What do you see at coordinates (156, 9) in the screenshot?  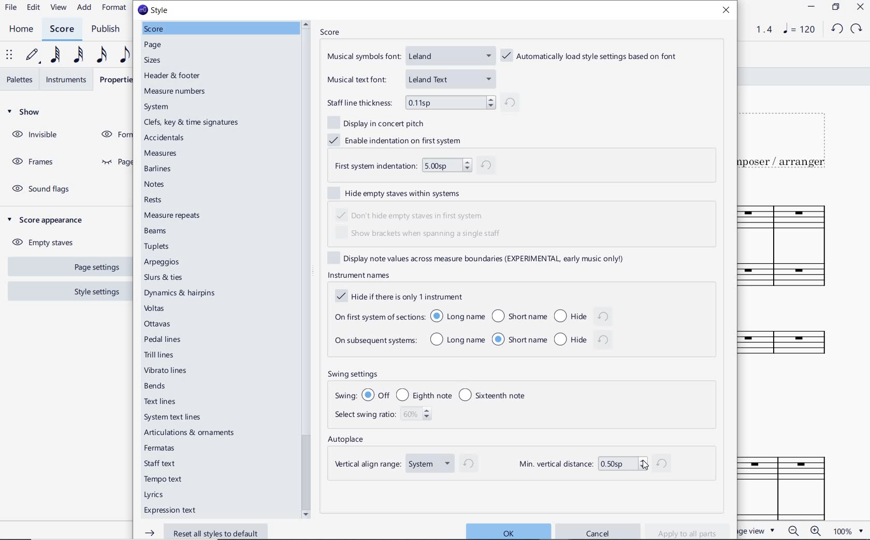 I see `style` at bounding box center [156, 9].